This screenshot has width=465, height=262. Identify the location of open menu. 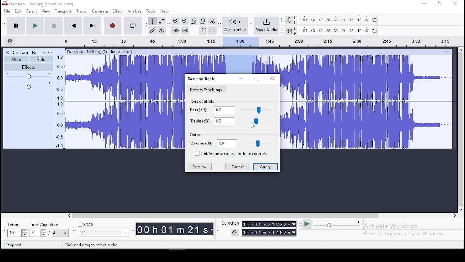
(50, 52).